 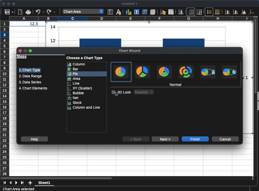 What do you see at coordinates (16, 183) in the screenshot?
I see `next sheet` at bounding box center [16, 183].